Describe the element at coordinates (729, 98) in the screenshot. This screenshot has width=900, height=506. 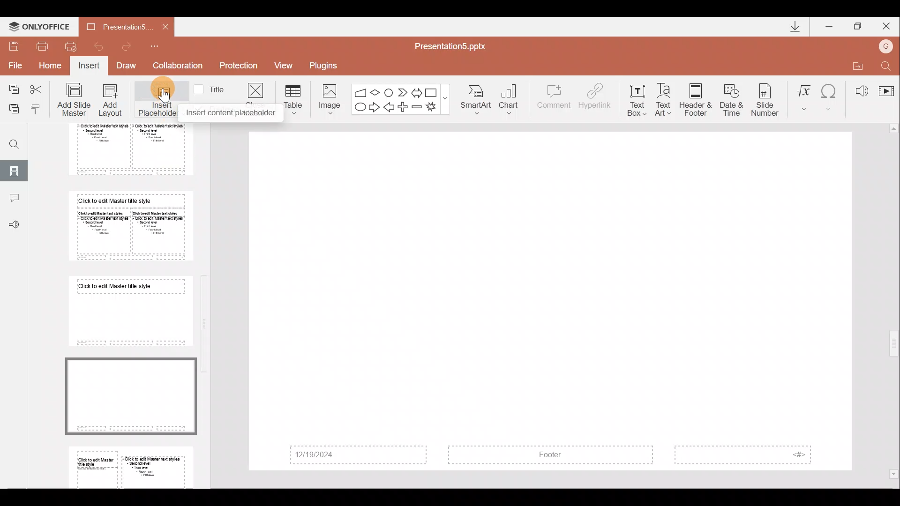
I see `Date & time` at that location.